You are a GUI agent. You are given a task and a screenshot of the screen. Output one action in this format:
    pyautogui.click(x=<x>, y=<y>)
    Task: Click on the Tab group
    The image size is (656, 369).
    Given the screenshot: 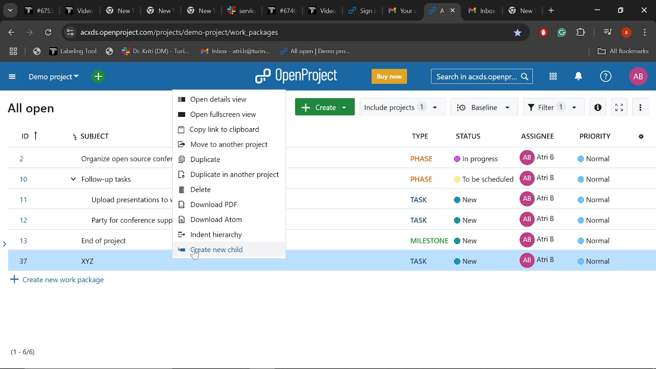 What is the action you would take?
    pyautogui.click(x=14, y=52)
    